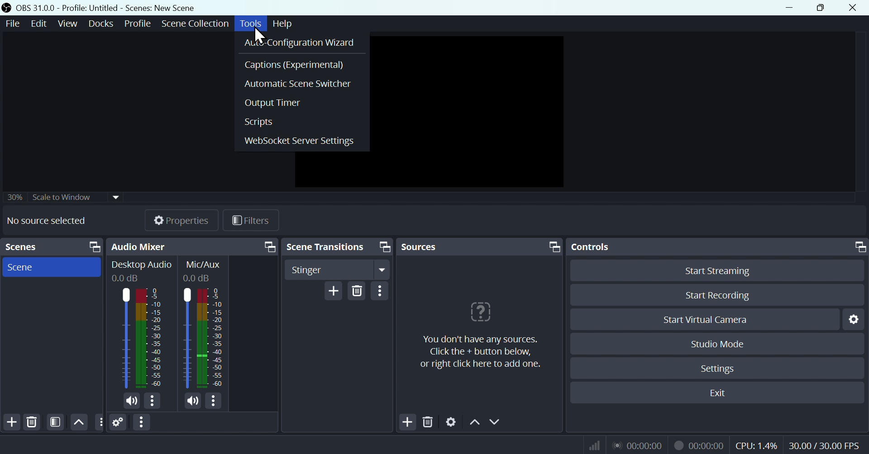 The height and width of the screenshot is (454, 869). What do you see at coordinates (718, 343) in the screenshot?
I see `Studio Mode` at bounding box center [718, 343].